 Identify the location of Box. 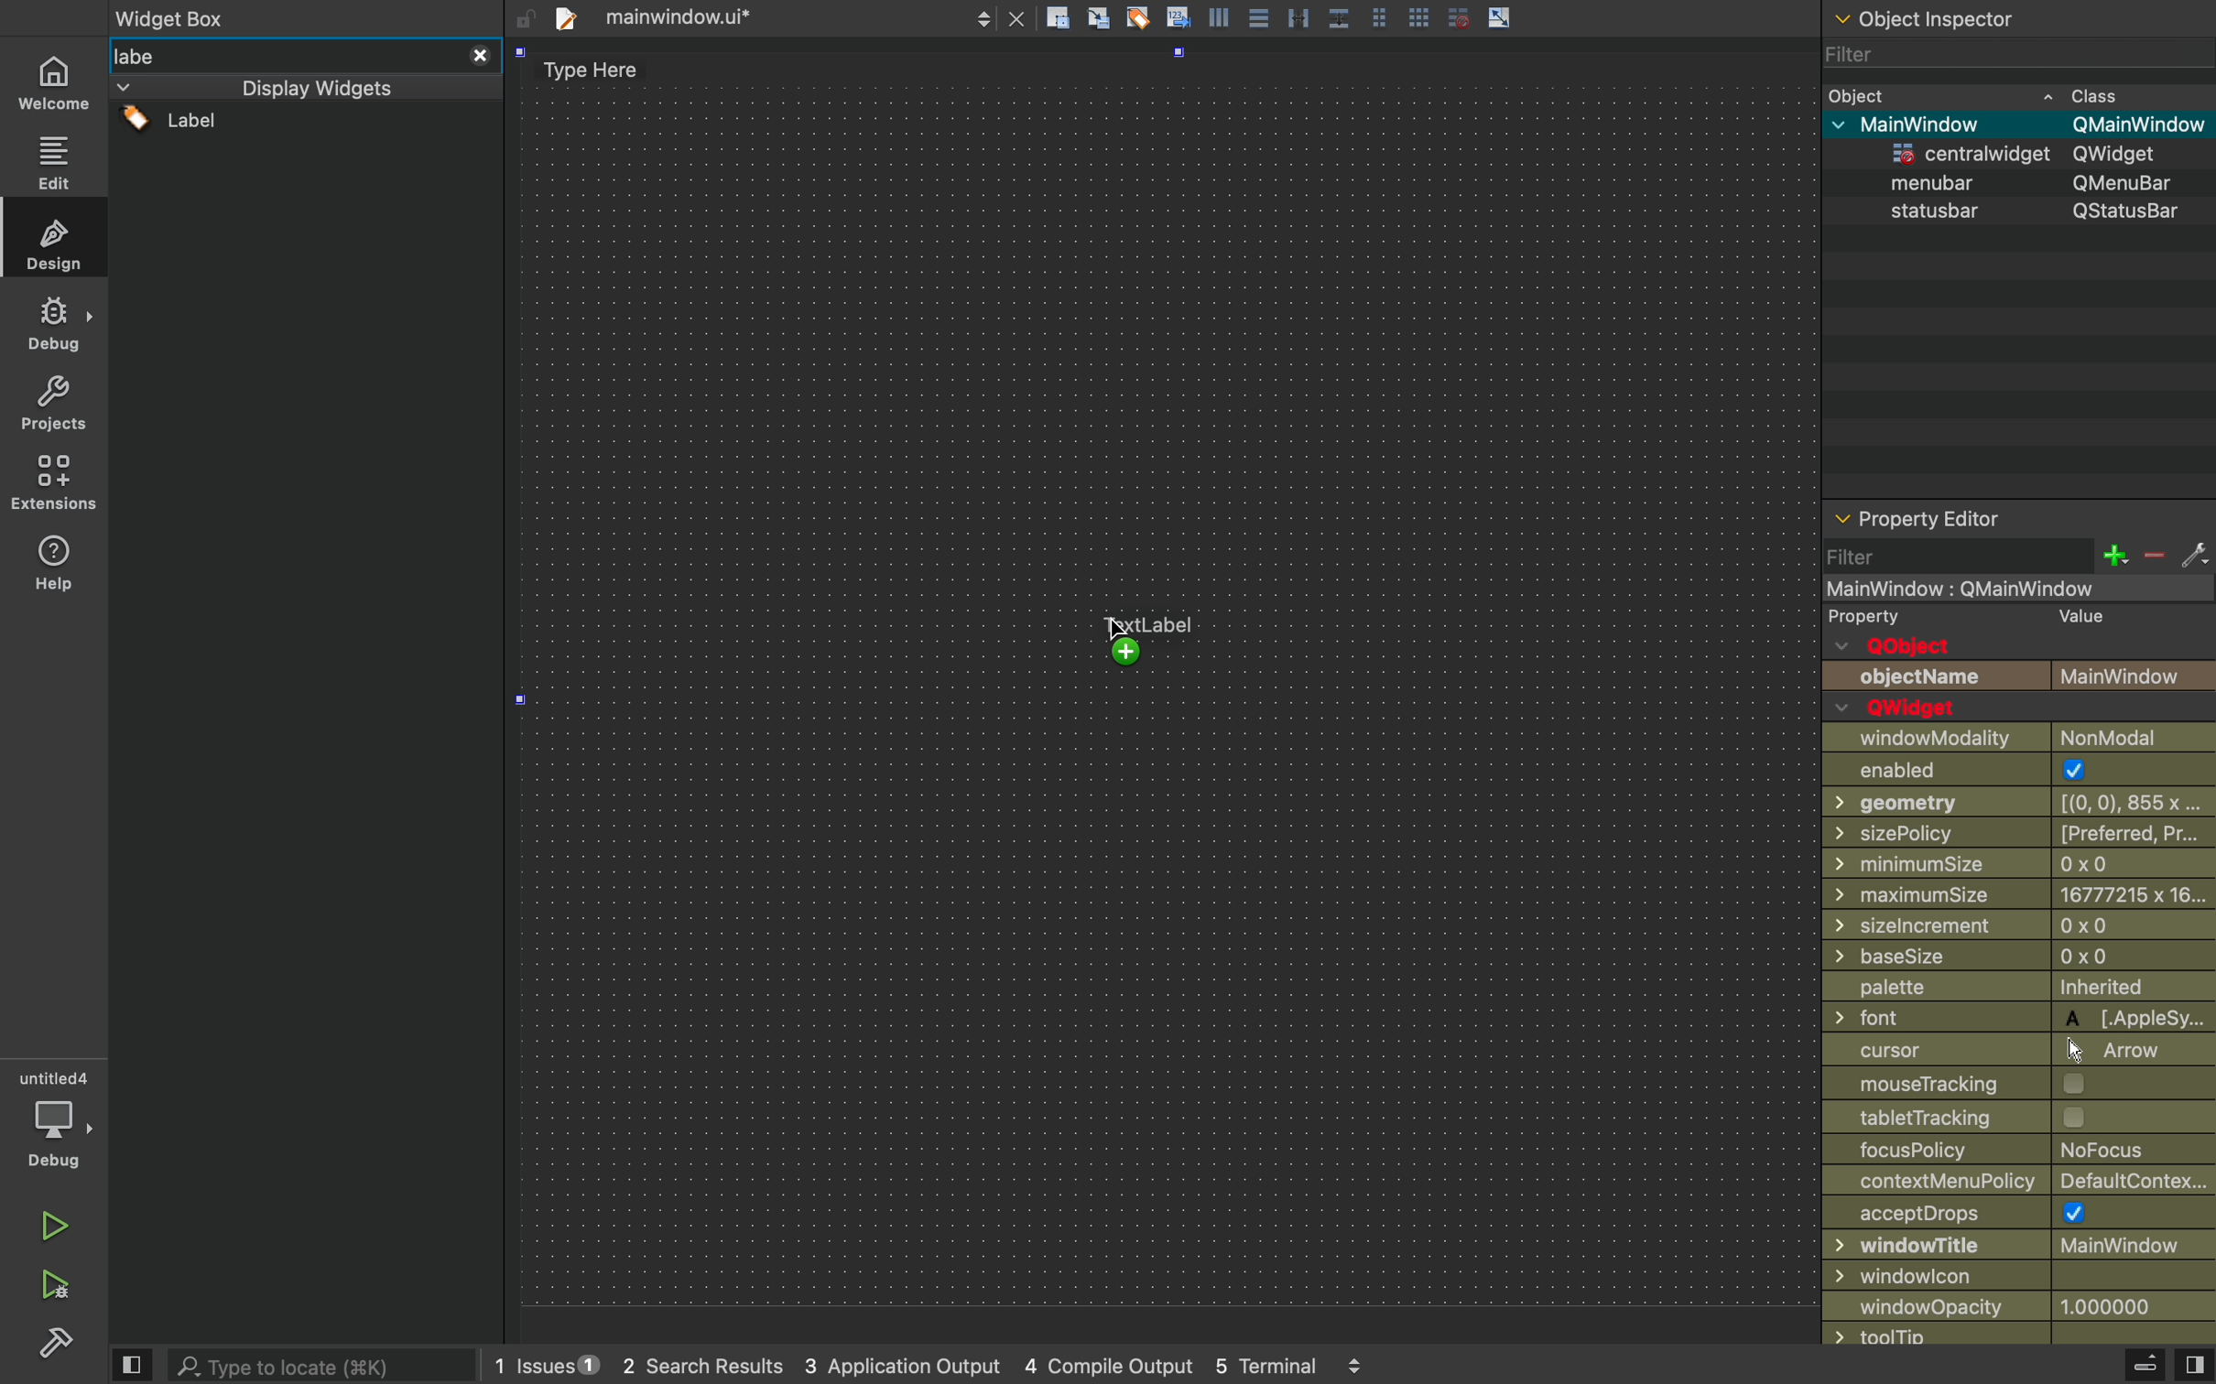
(1341, 15).